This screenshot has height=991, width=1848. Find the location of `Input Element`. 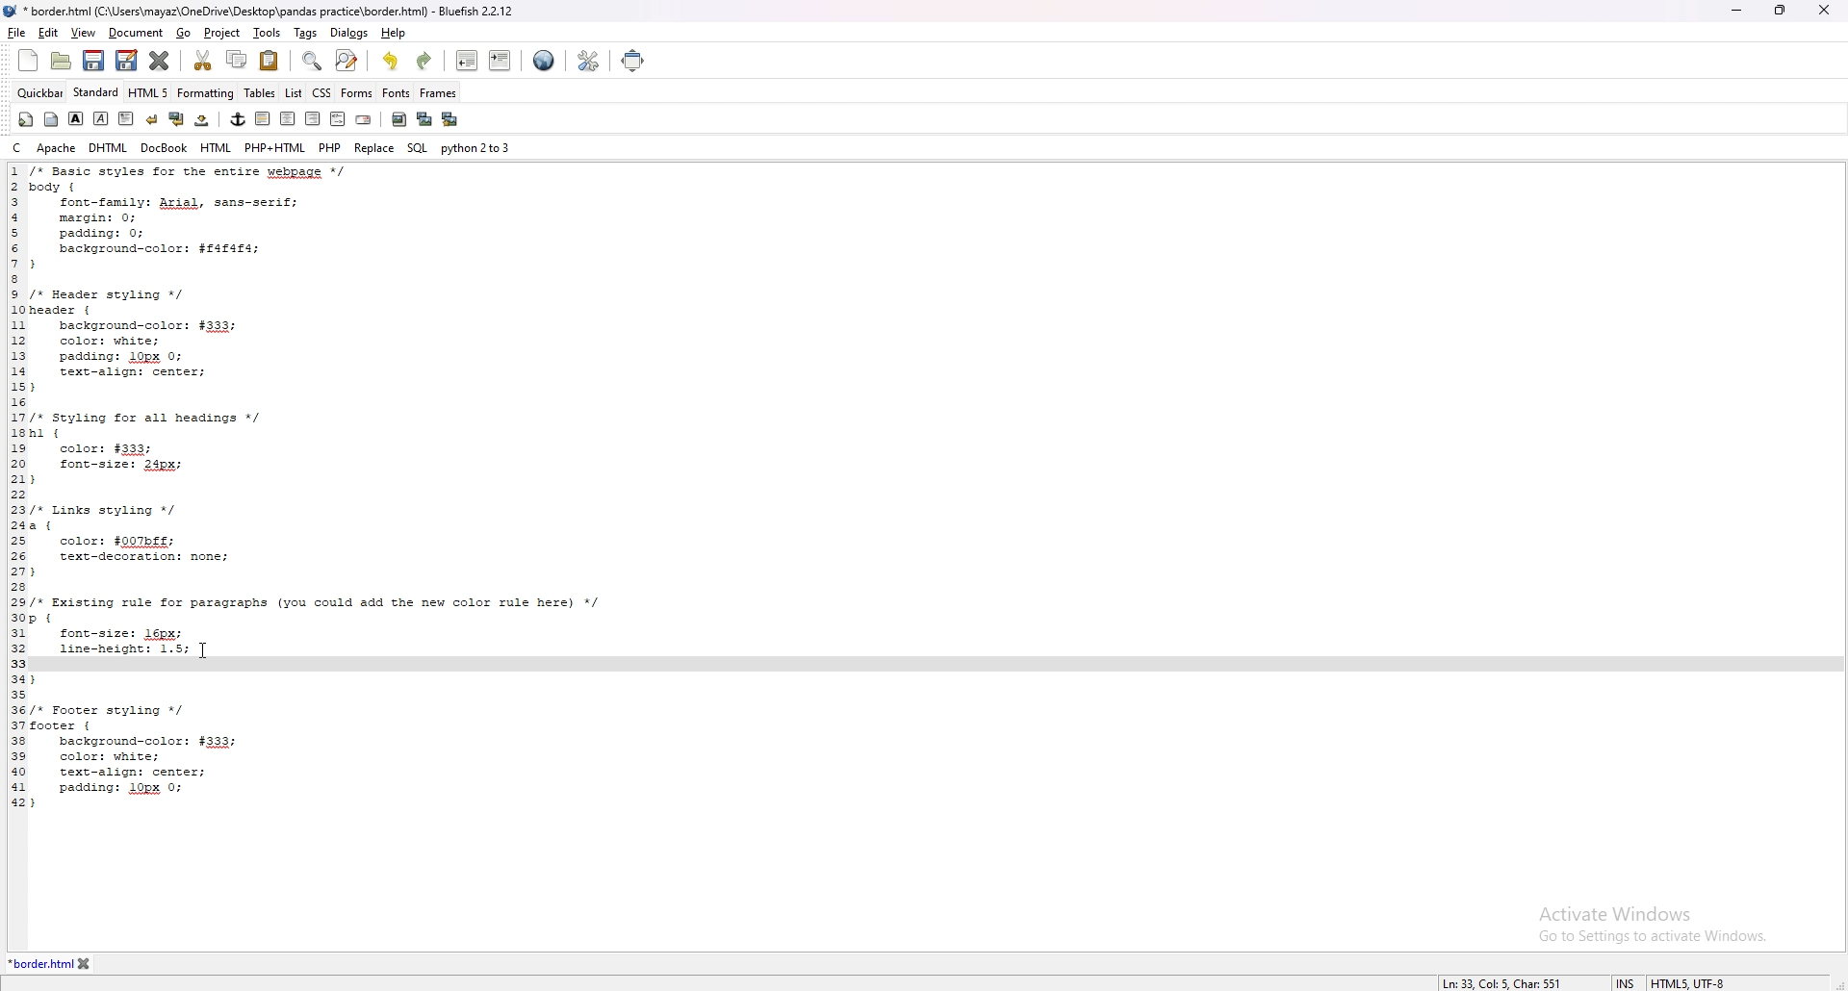

Input Element is located at coordinates (300, 667).